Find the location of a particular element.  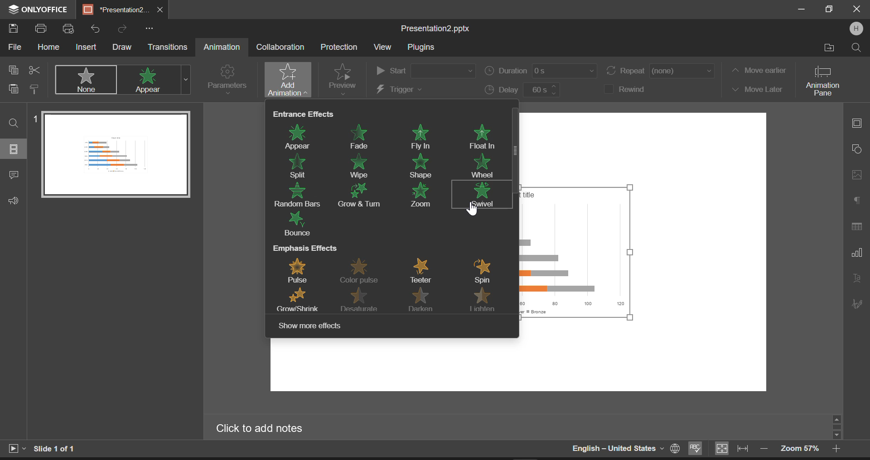

Slide Settings is located at coordinates (855, 122).